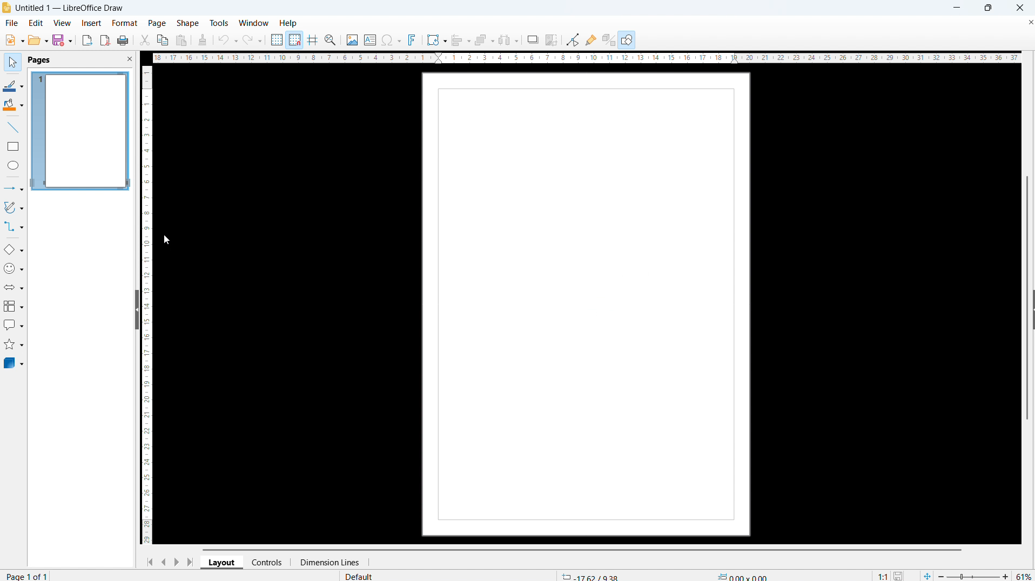 This screenshot has height=581, width=1035. Describe the element at coordinates (88, 40) in the screenshot. I see `export` at that location.